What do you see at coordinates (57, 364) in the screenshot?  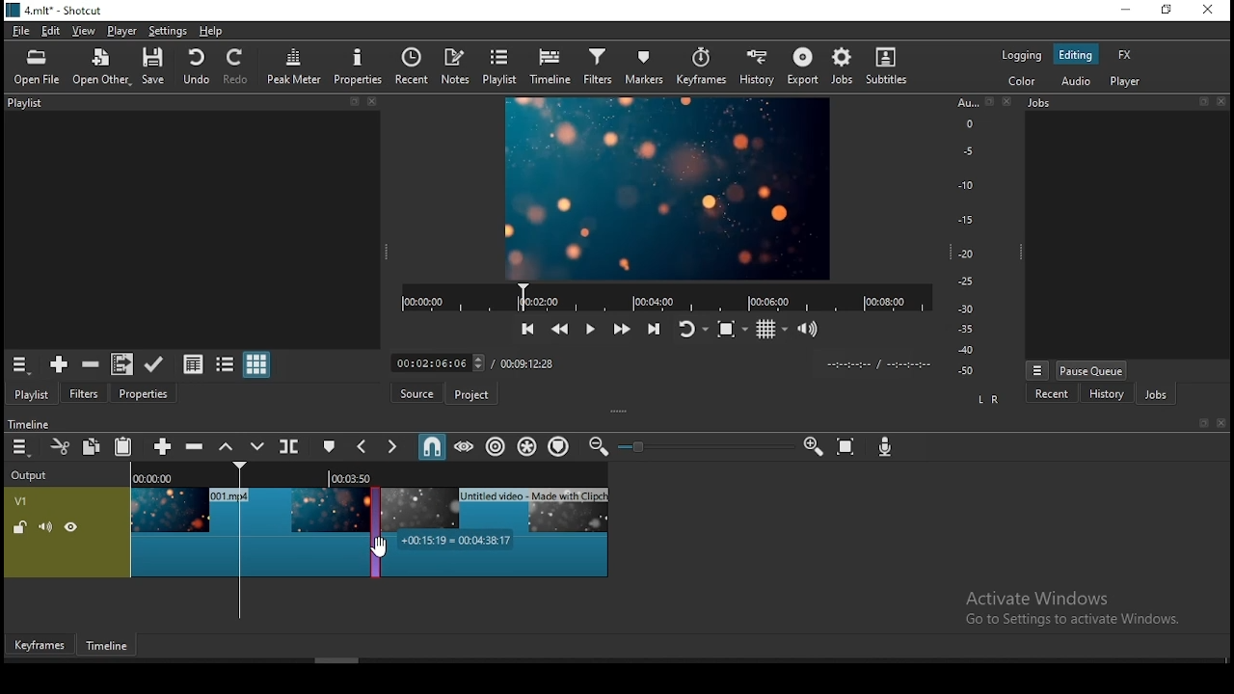 I see `add the source to the playlist` at bounding box center [57, 364].